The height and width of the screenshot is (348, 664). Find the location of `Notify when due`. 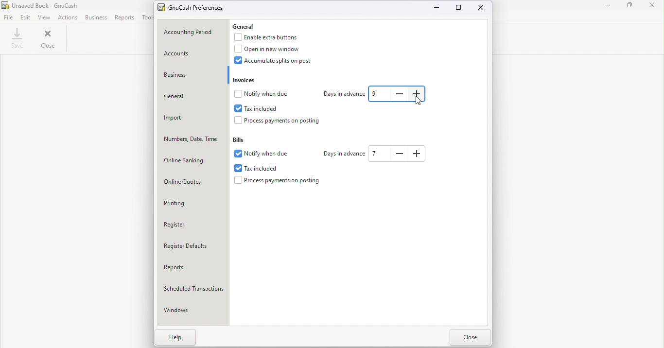

Notify when due is located at coordinates (265, 94).